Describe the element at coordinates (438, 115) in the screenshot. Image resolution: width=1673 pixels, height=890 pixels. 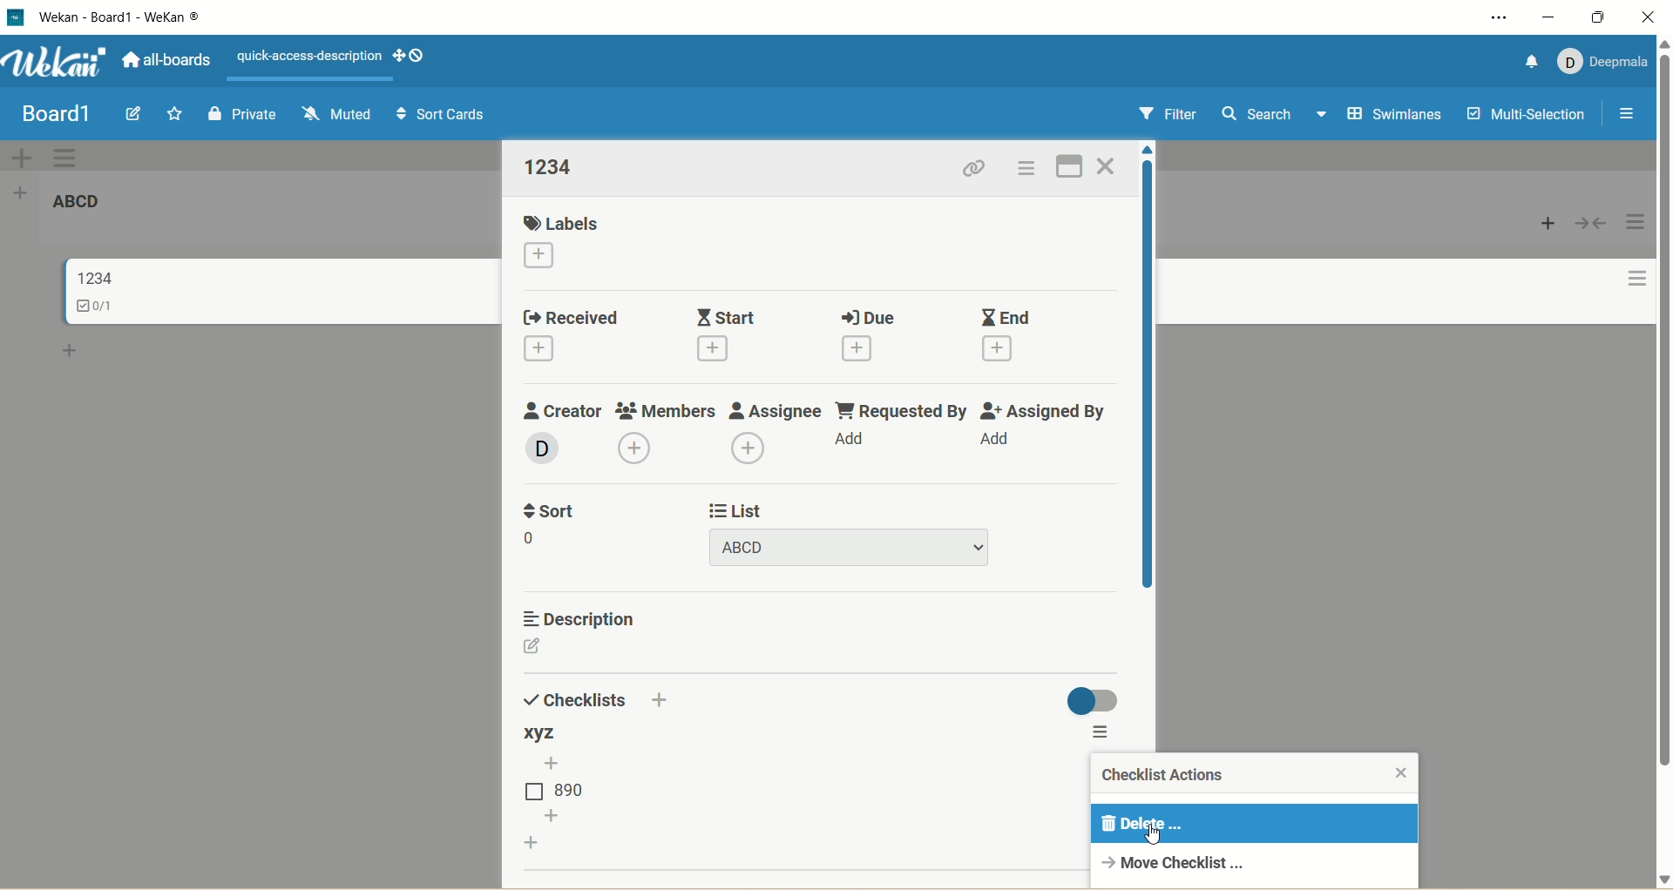
I see `sort cards` at that location.